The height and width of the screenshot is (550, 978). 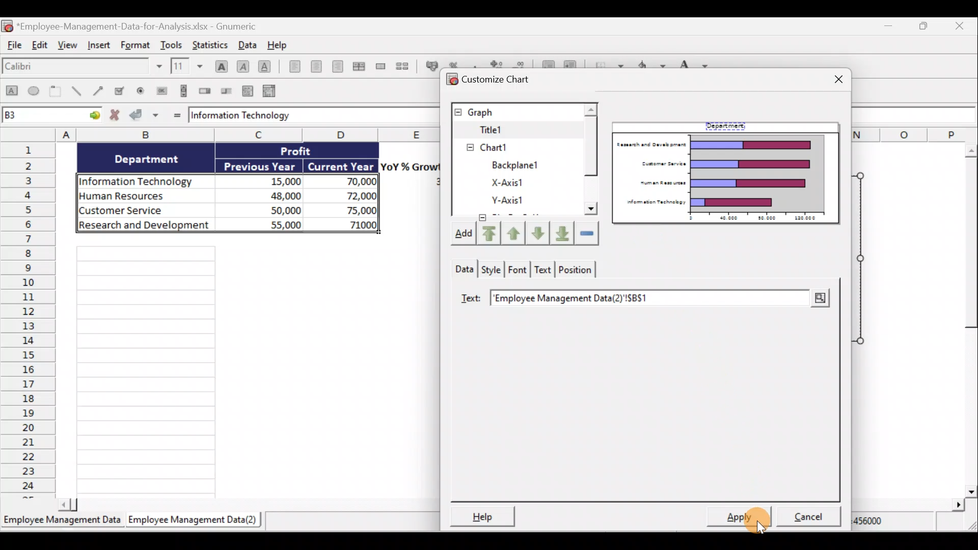 I want to click on File, so click(x=14, y=47).